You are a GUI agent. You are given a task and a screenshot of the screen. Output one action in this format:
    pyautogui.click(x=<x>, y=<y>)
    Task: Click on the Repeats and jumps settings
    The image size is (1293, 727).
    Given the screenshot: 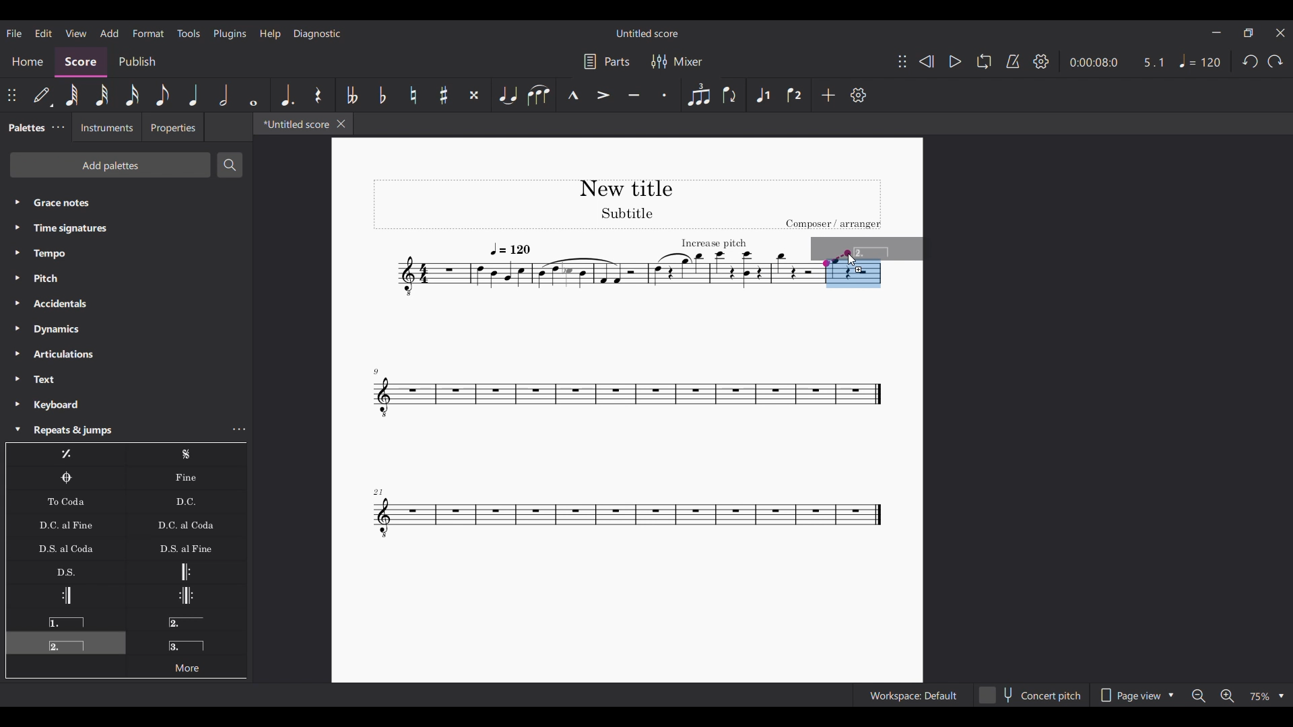 What is the action you would take?
    pyautogui.click(x=240, y=429)
    